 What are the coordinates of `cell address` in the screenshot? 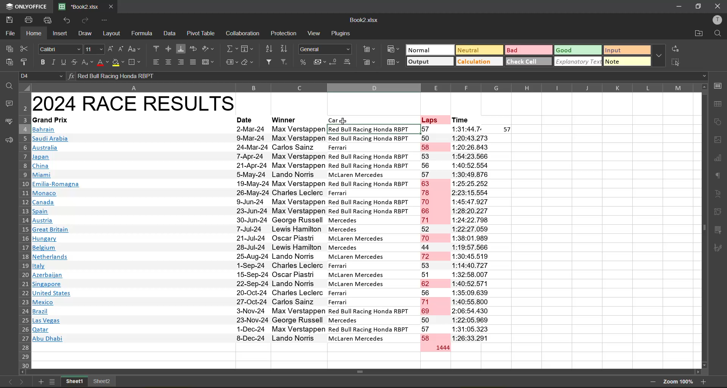 It's located at (42, 76).